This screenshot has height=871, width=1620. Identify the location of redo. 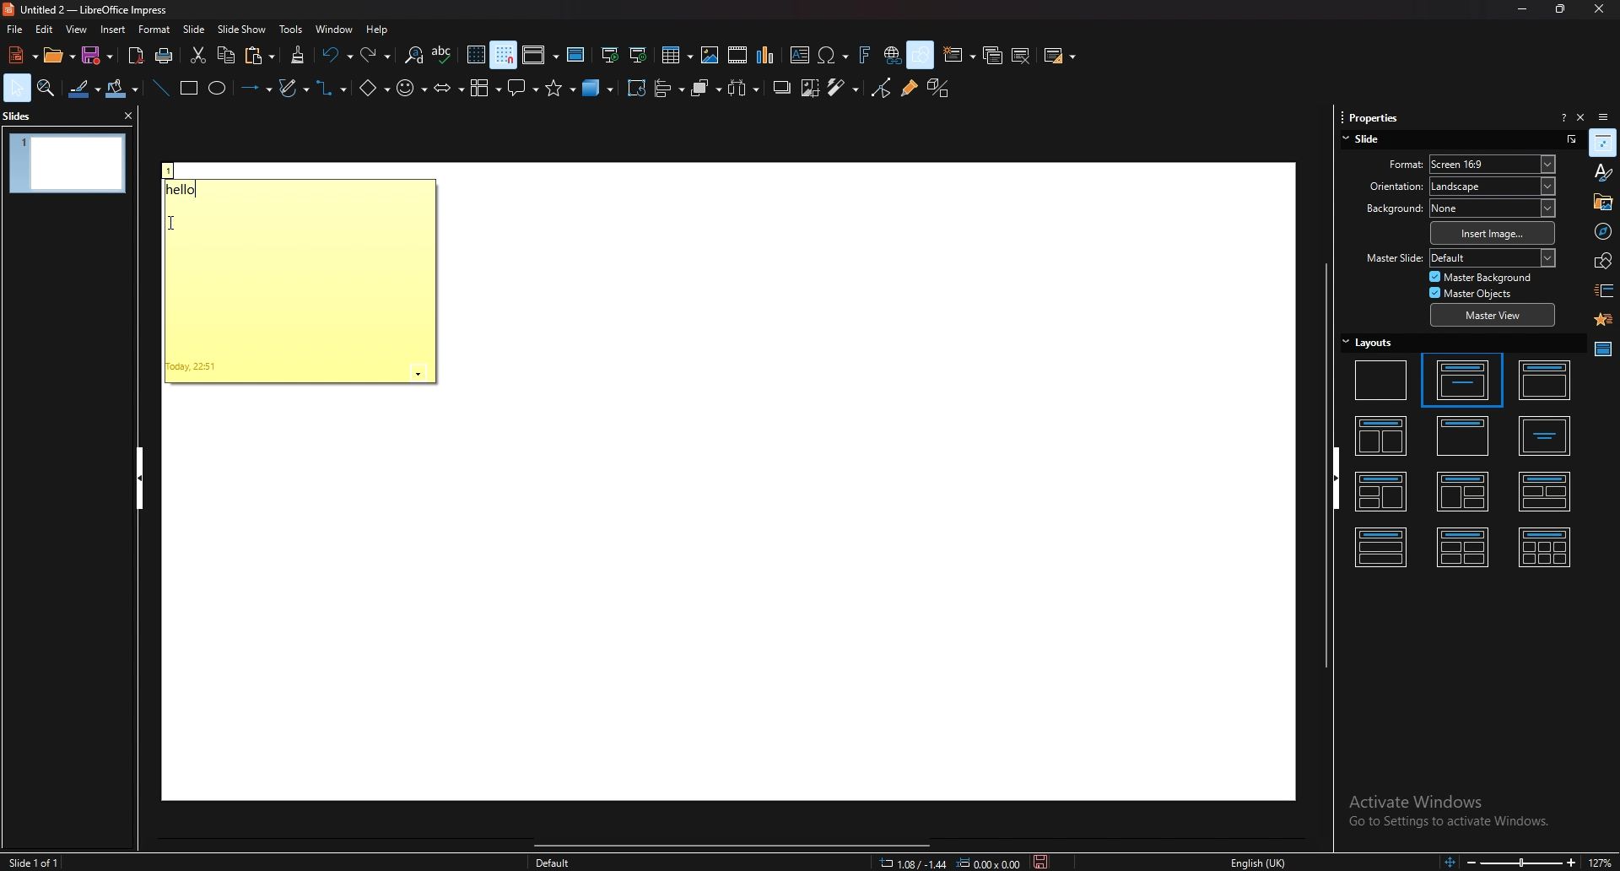
(377, 54).